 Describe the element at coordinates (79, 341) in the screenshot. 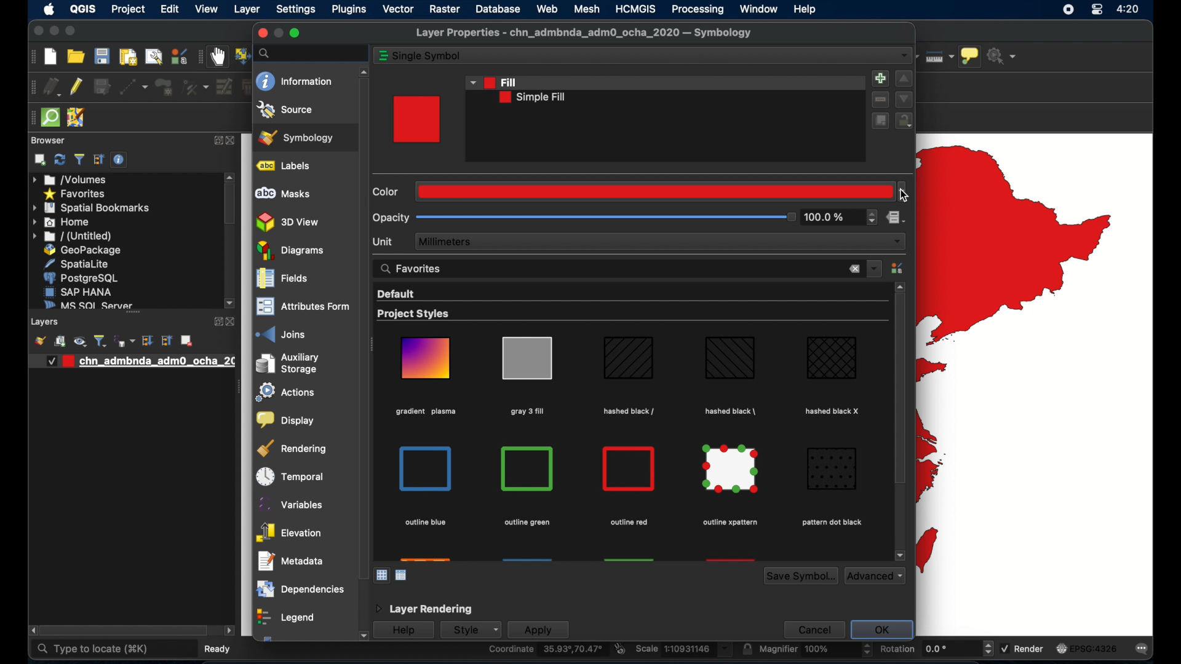

I see `manage map theme` at that location.